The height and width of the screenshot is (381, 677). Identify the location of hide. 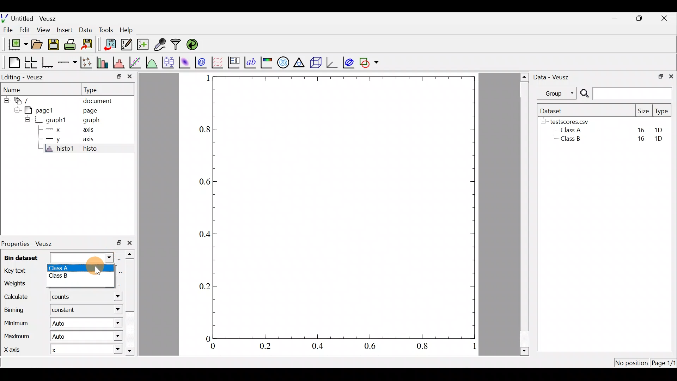
(543, 122).